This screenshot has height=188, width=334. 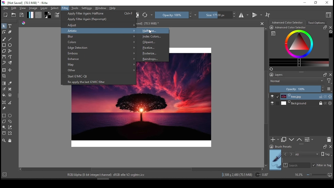 What do you see at coordinates (75, 8) in the screenshot?
I see `tools` at bounding box center [75, 8].